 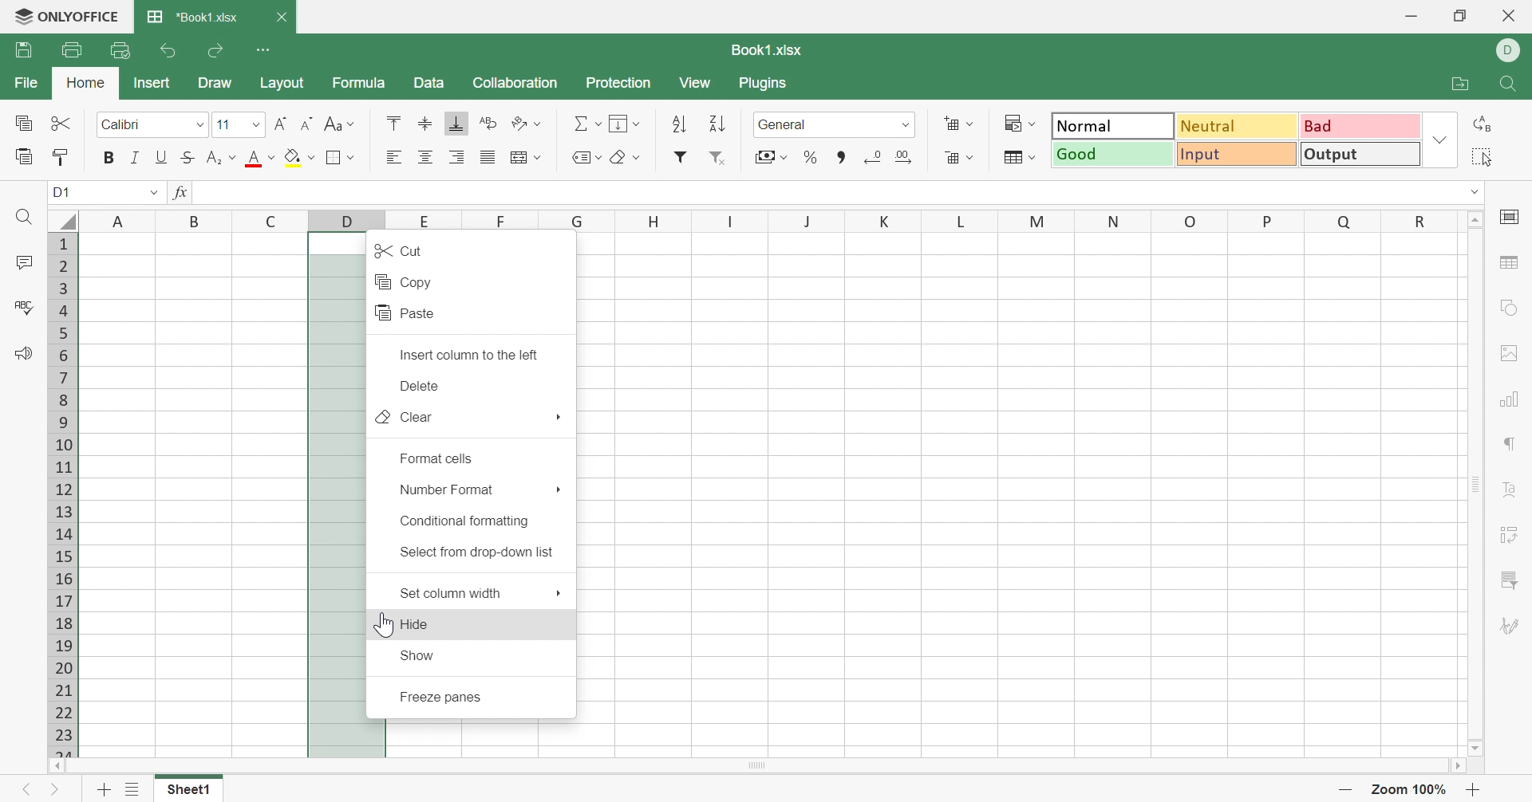 I want to click on Underline, so click(x=163, y=155).